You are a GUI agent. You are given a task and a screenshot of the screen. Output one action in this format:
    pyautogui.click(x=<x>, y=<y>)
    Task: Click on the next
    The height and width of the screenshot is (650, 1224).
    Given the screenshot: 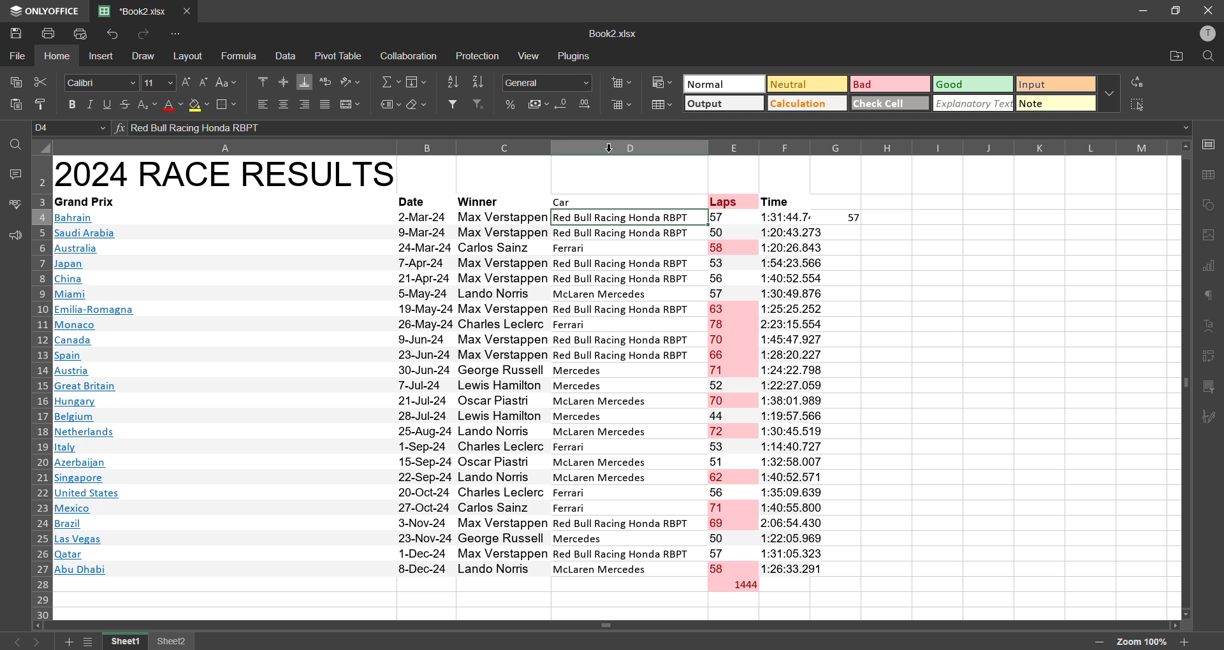 What is the action you would take?
    pyautogui.click(x=41, y=642)
    